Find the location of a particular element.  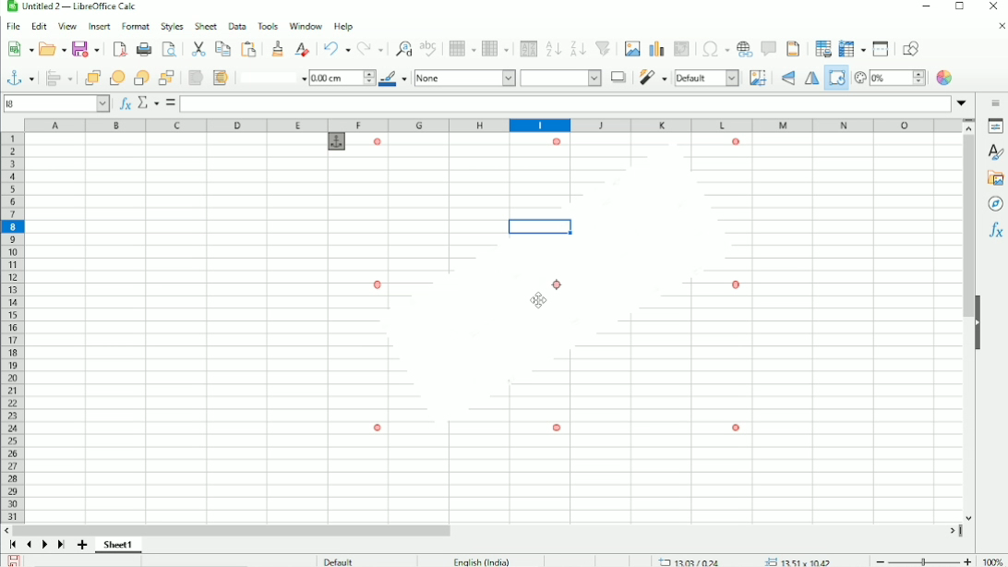

Properties is located at coordinates (993, 127).